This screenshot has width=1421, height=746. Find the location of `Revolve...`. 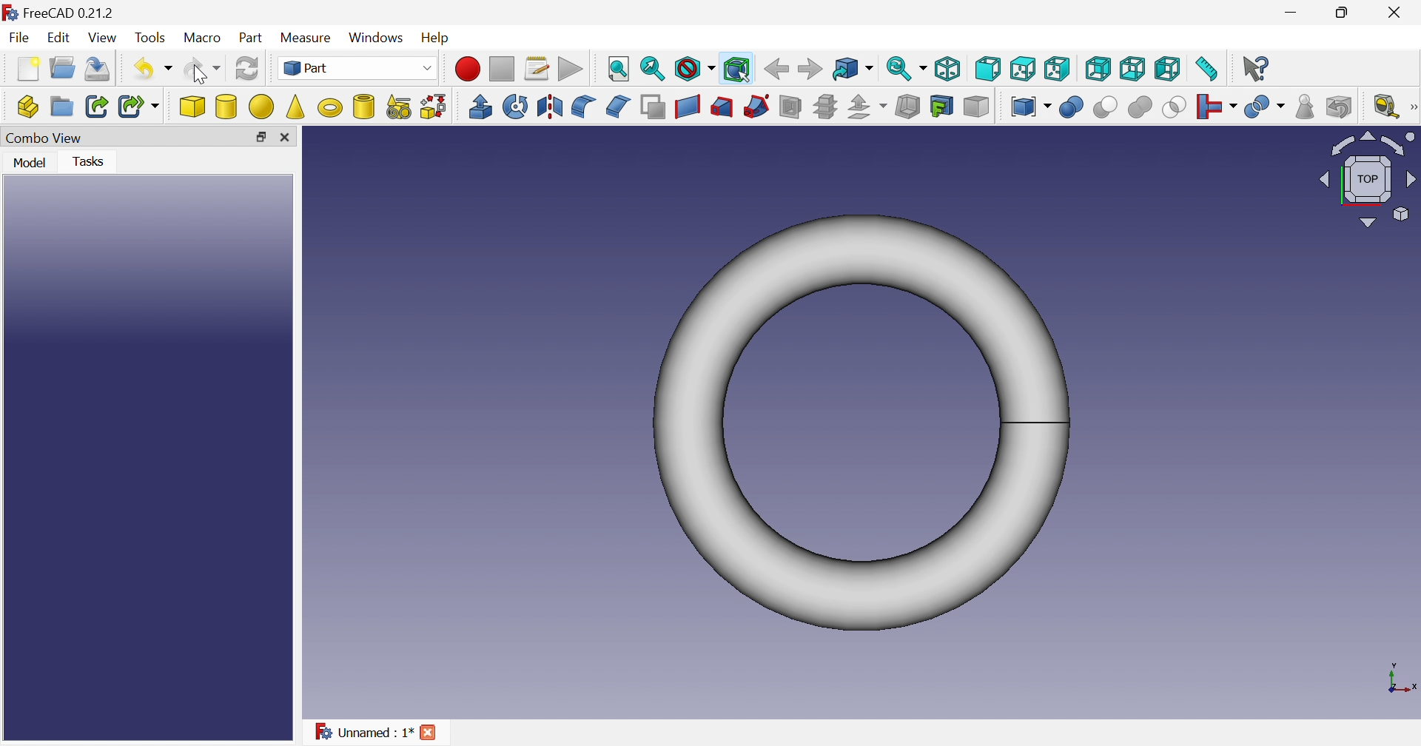

Revolve... is located at coordinates (515, 107).